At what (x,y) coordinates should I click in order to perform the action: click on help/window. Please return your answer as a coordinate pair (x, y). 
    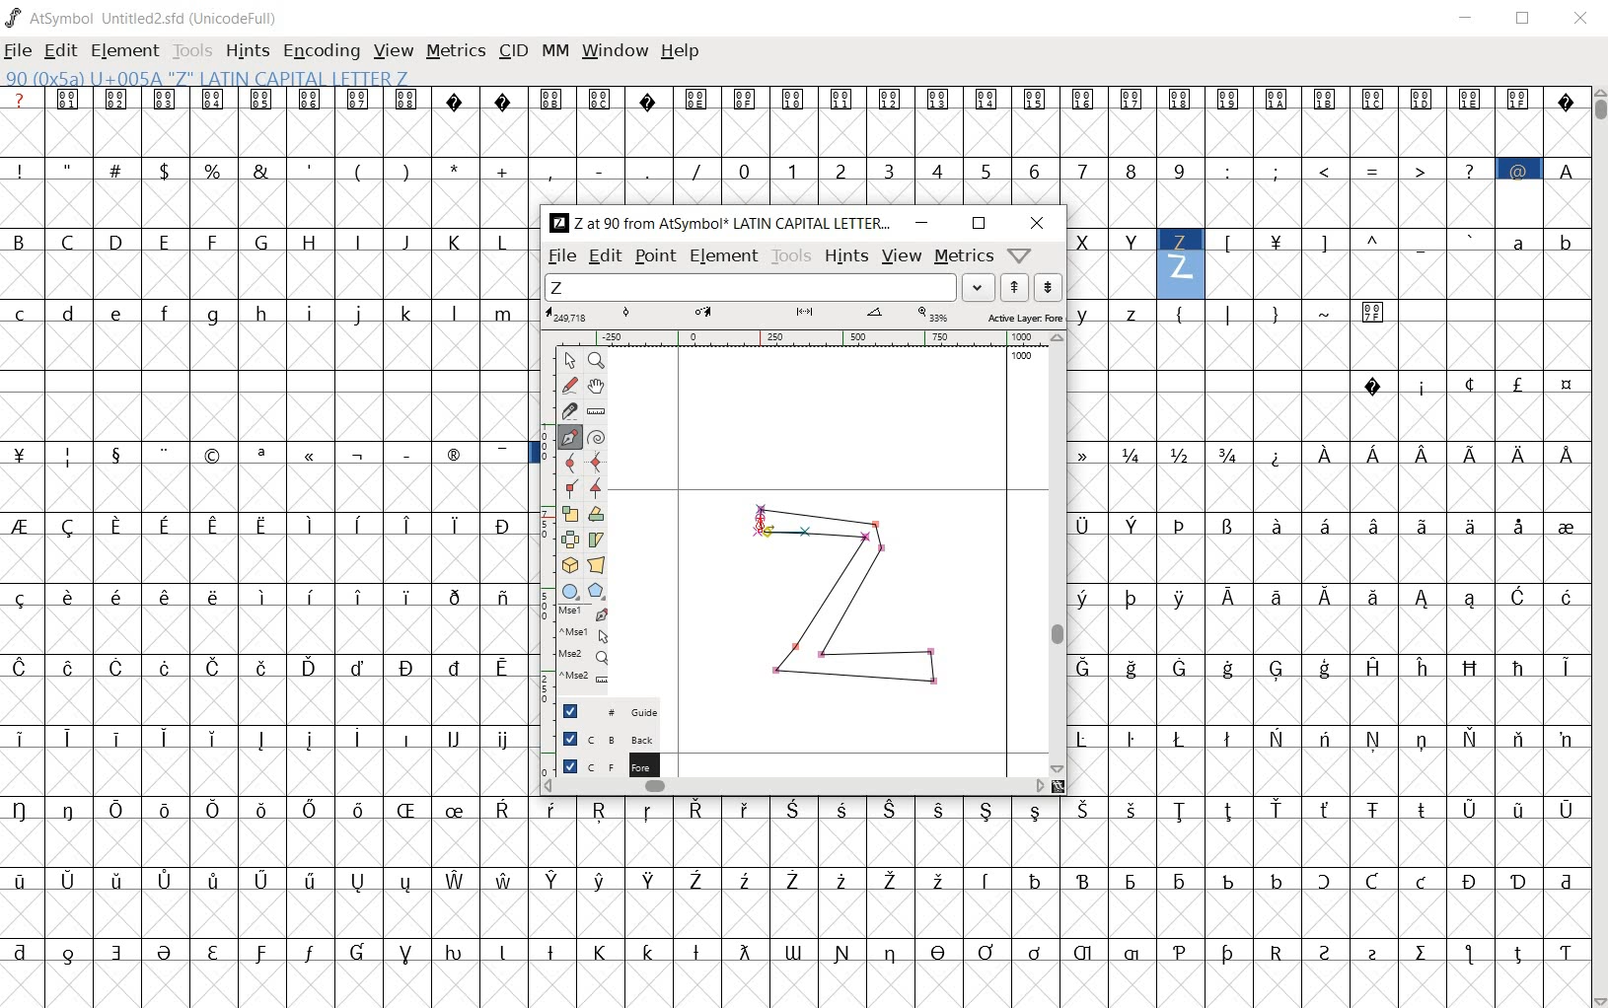
    Looking at the image, I should click on (1020, 255).